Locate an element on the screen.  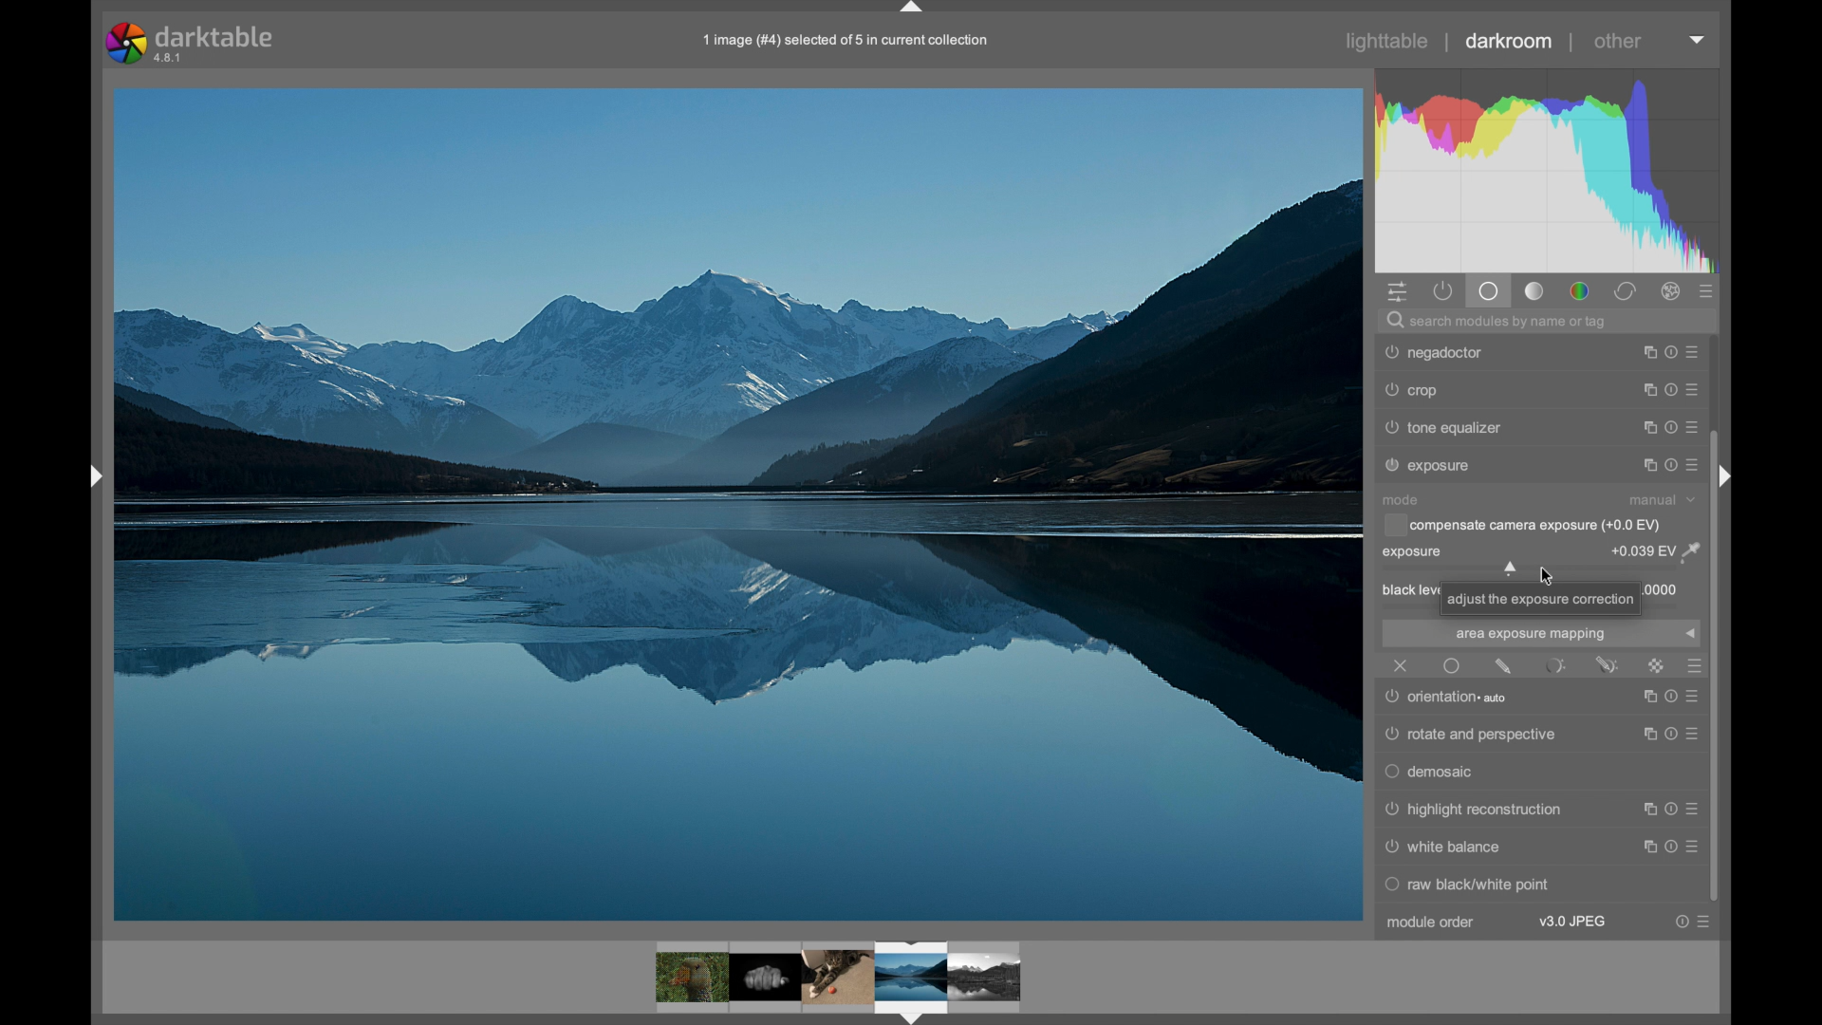
demosaic is located at coordinates (1431, 773).